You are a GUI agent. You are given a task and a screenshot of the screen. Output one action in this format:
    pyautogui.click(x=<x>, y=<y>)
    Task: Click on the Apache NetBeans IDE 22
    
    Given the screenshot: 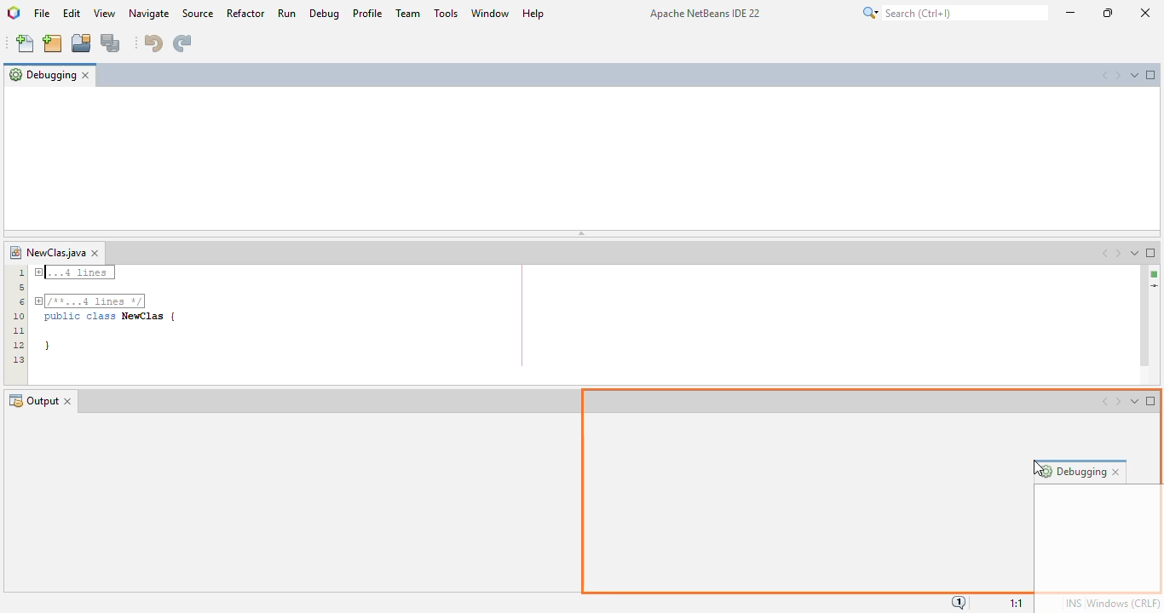 What is the action you would take?
    pyautogui.click(x=704, y=14)
    